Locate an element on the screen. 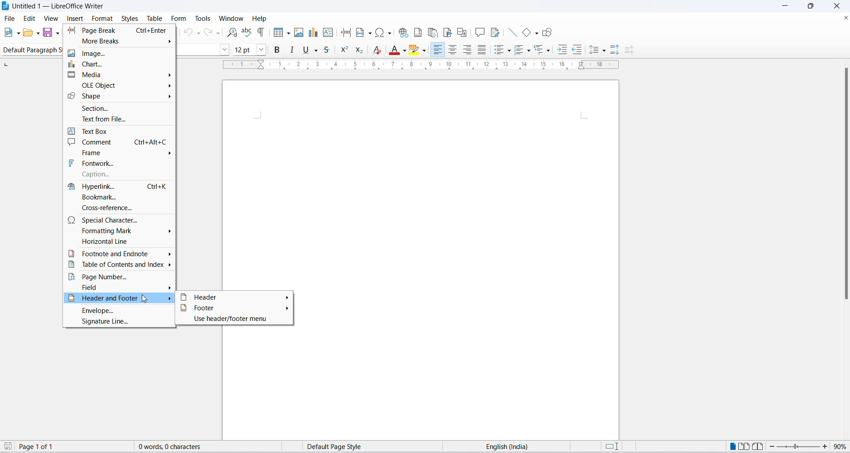  styles is located at coordinates (129, 17).